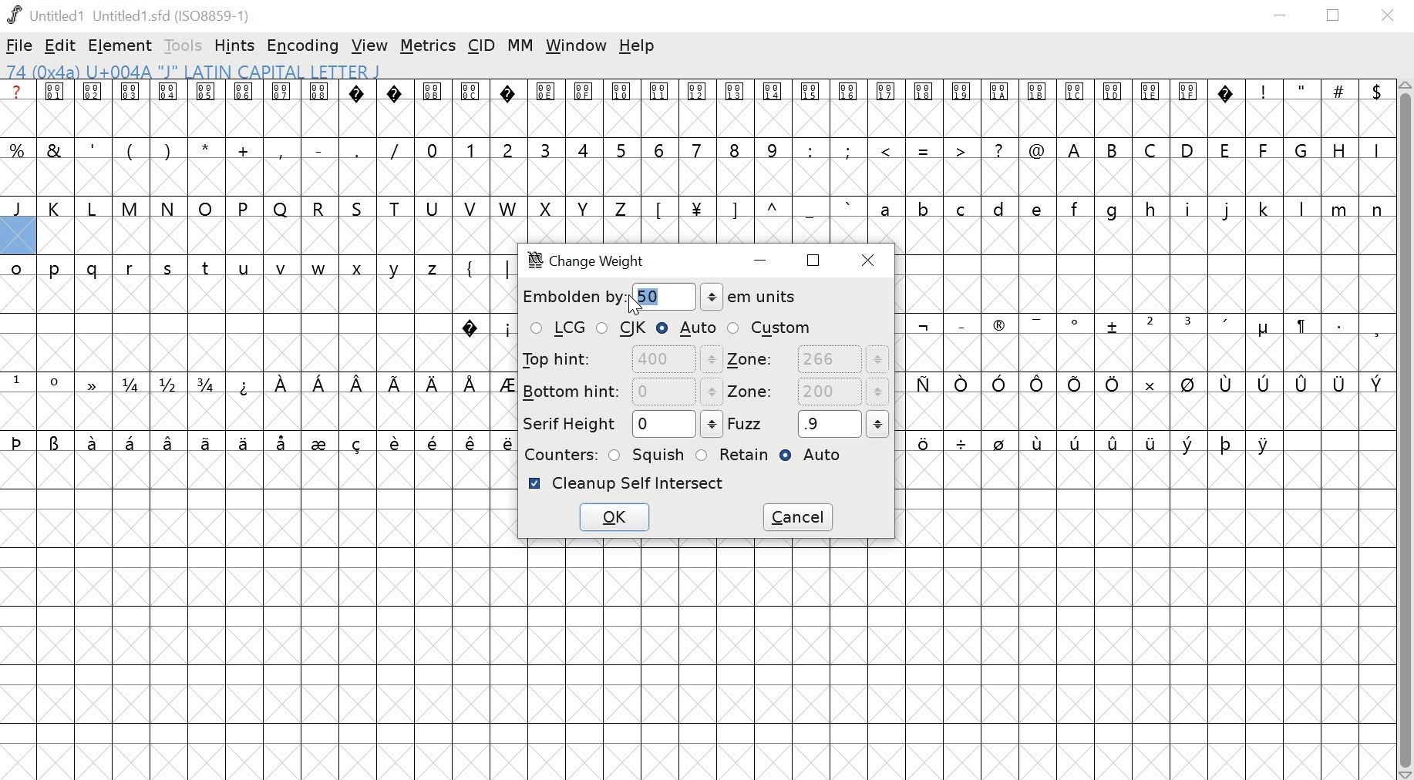  What do you see at coordinates (648, 453) in the screenshot?
I see `SQUISH` at bounding box center [648, 453].